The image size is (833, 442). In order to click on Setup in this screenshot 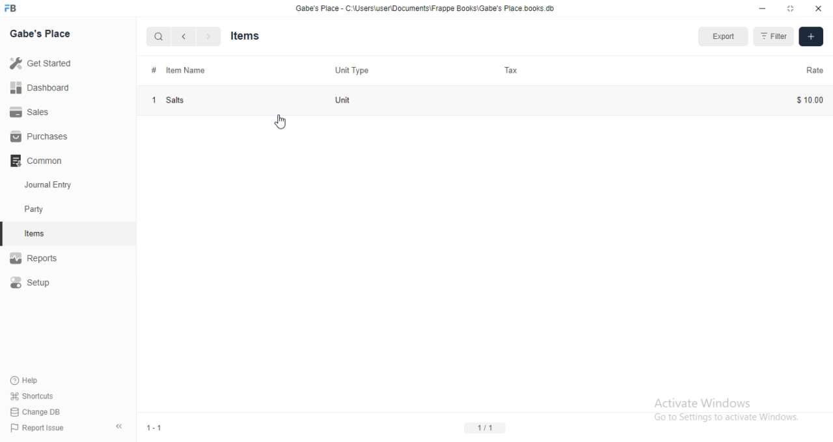, I will do `click(33, 284)`.